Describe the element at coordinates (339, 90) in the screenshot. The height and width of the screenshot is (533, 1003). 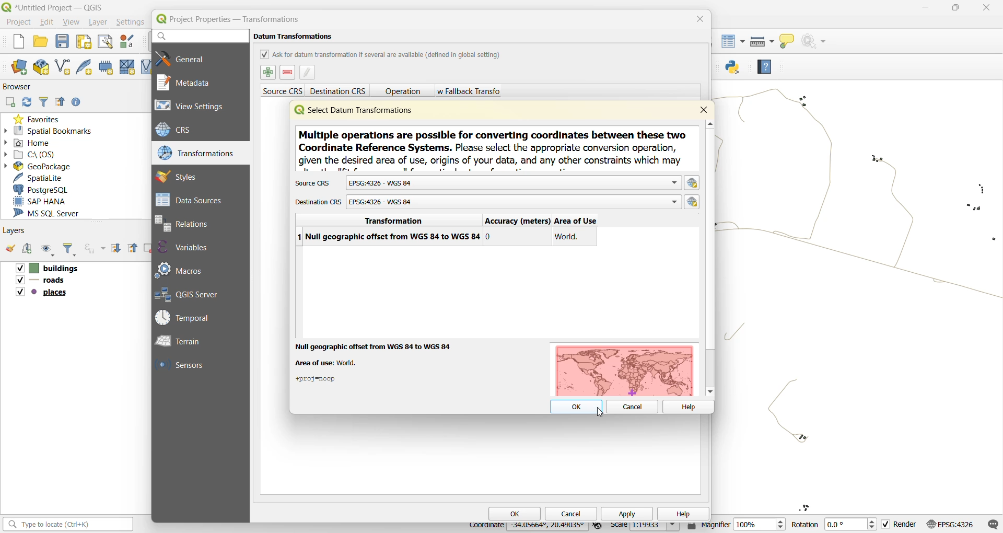
I see `destination crs` at that location.